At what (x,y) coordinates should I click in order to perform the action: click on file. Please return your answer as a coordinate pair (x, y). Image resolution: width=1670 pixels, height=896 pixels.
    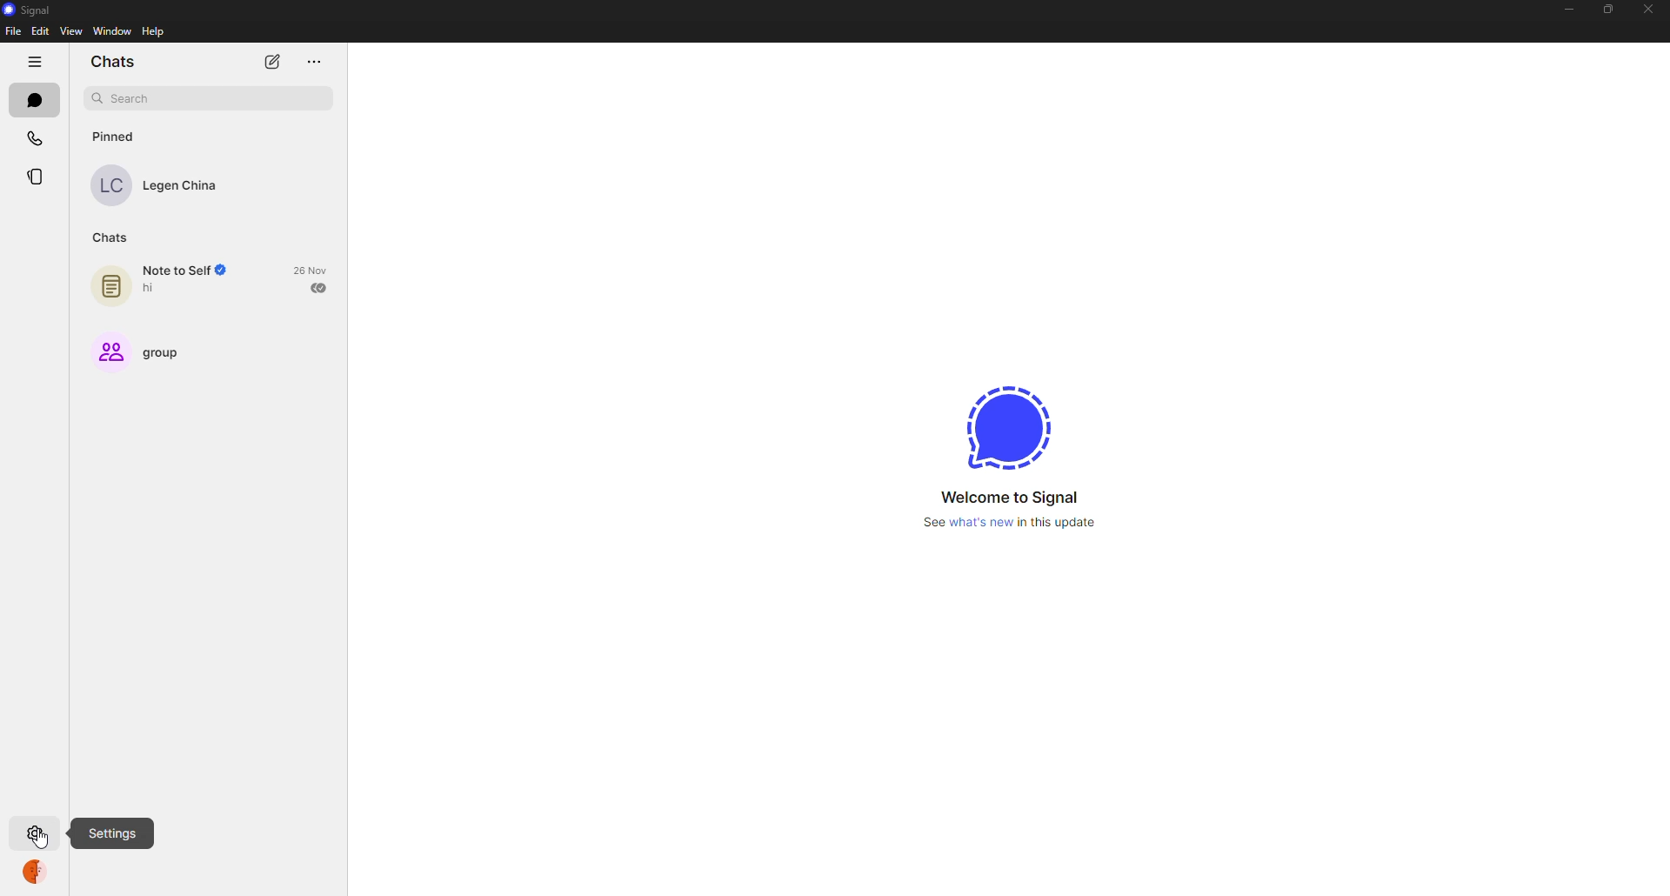
    Looking at the image, I should click on (13, 30).